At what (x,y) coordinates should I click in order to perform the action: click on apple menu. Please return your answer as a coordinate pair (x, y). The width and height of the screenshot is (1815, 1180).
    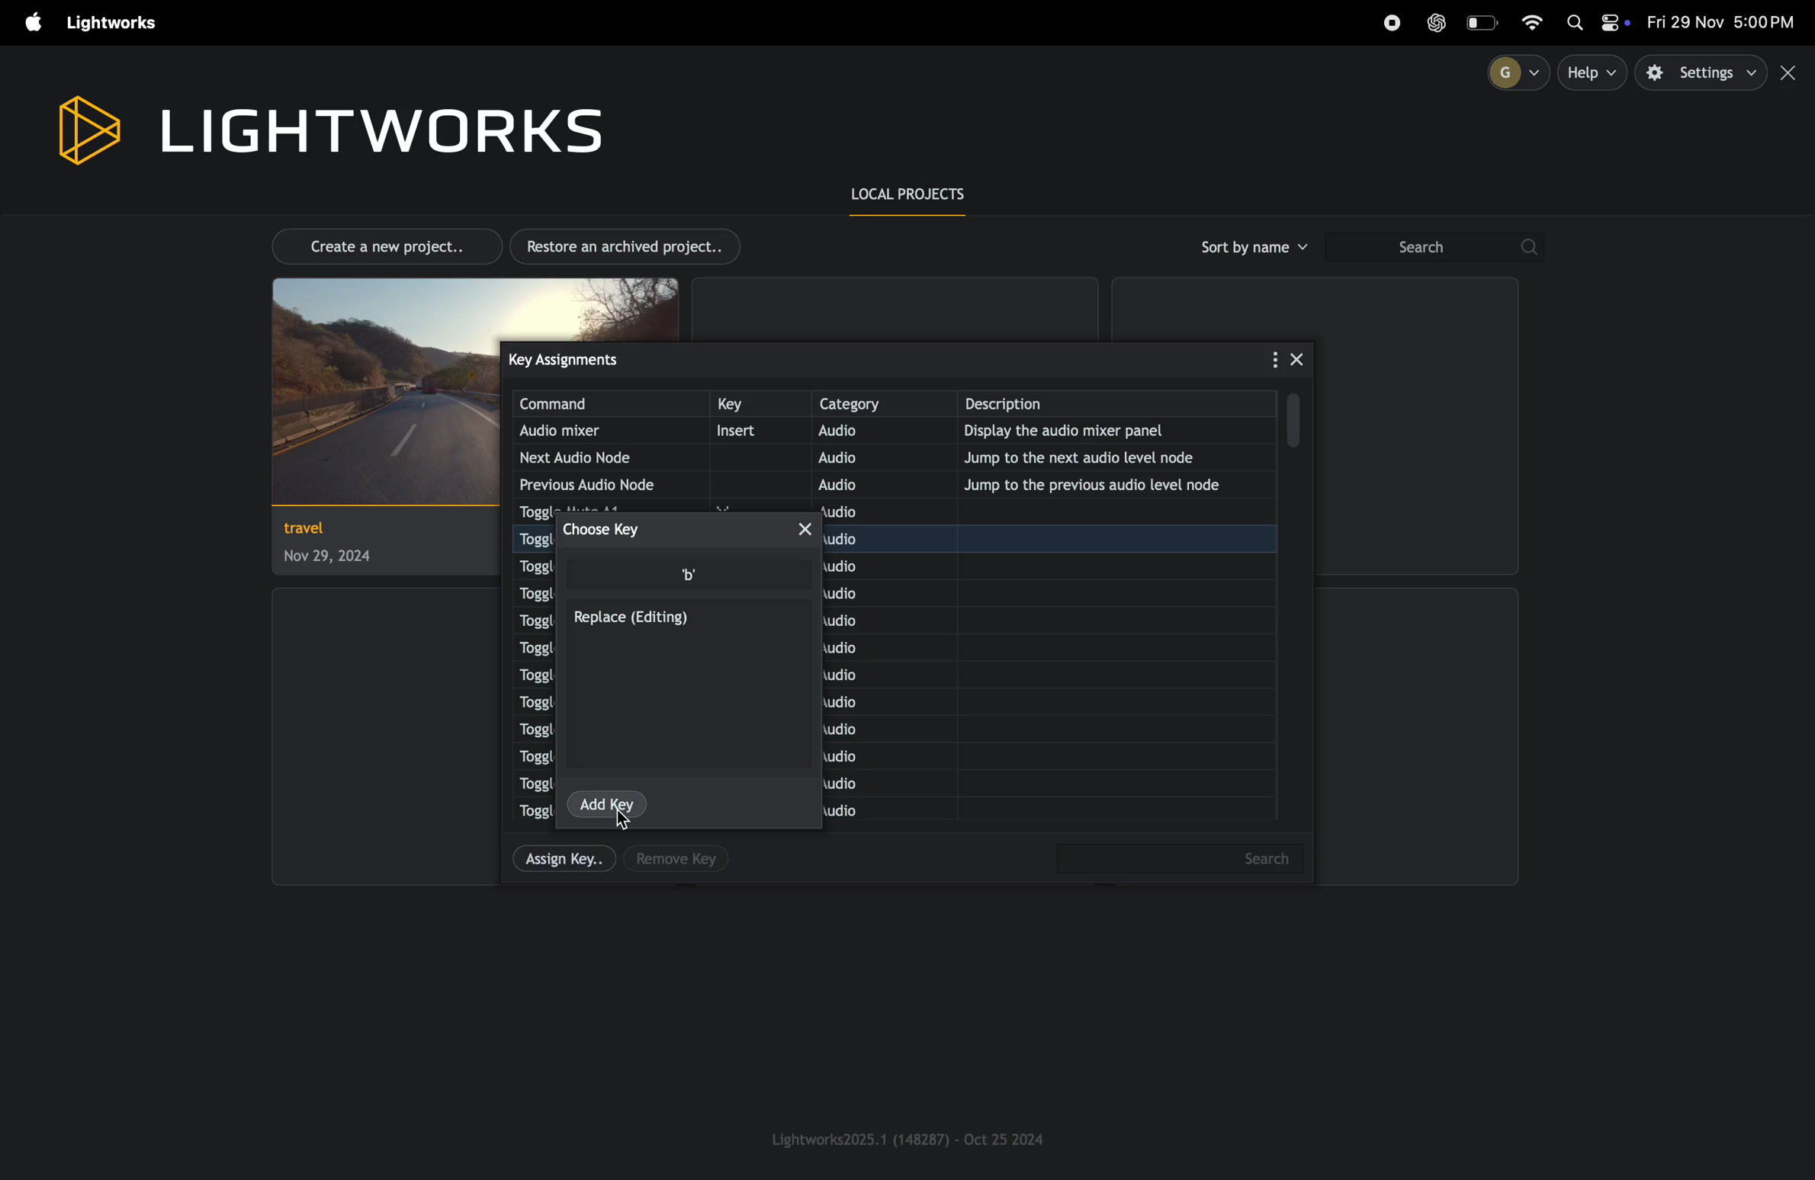
    Looking at the image, I should click on (27, 24).